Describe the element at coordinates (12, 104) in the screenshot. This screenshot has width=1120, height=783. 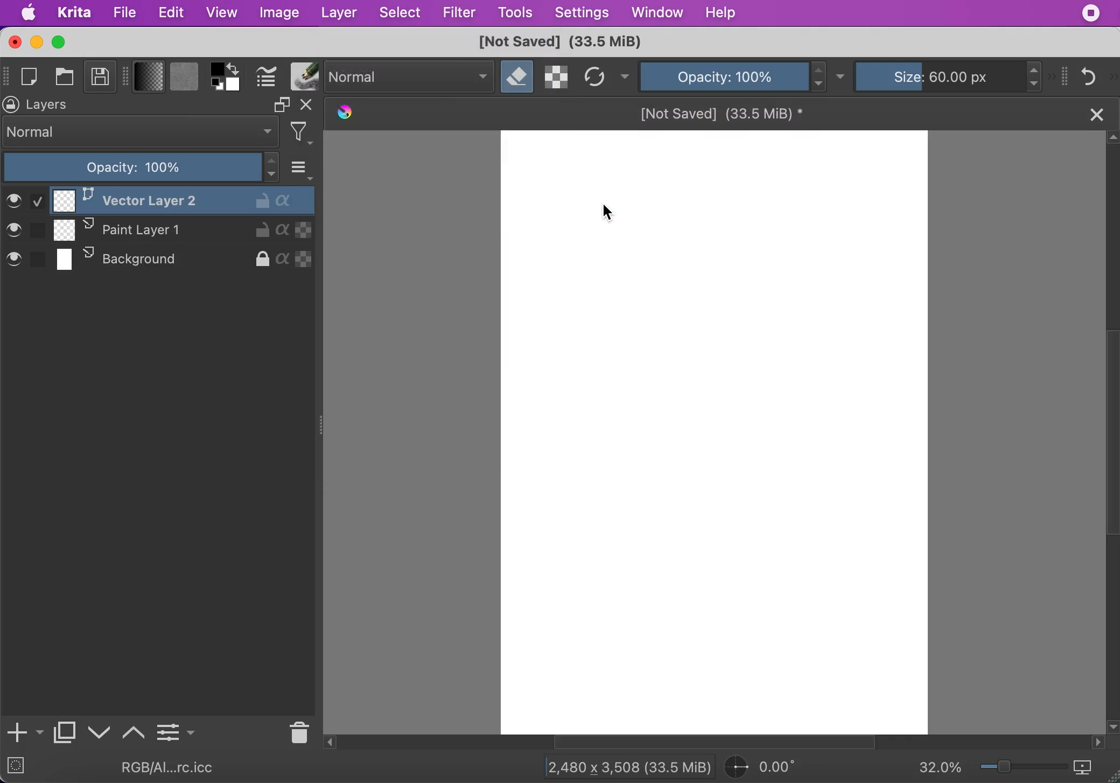
I see `lock docker` at that location.